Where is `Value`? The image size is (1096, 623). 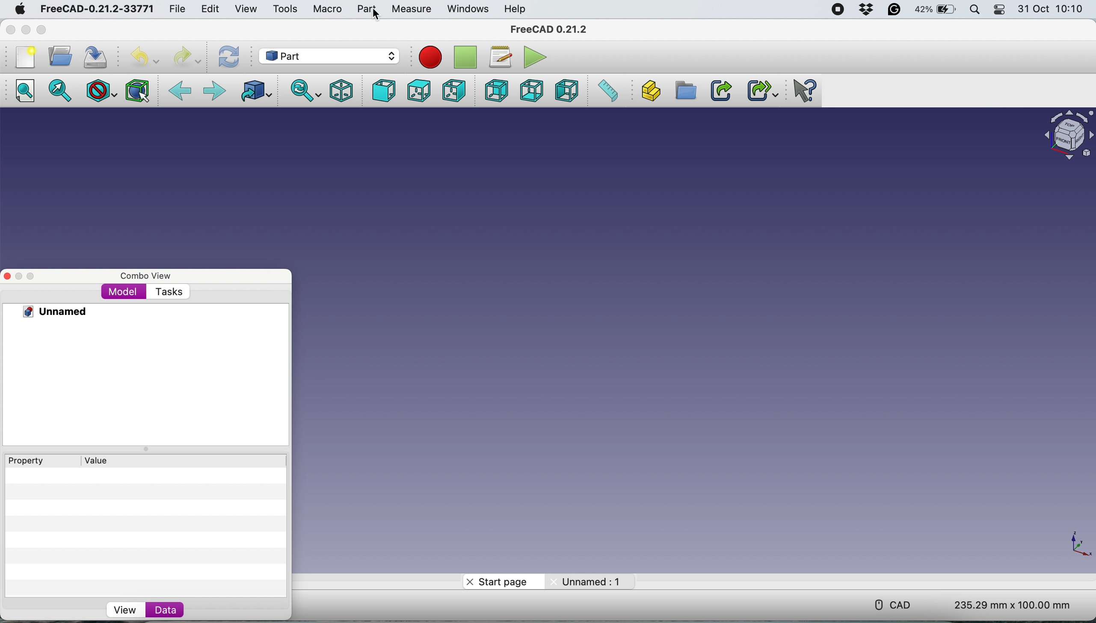 Value is located at coordinates (99, 460).